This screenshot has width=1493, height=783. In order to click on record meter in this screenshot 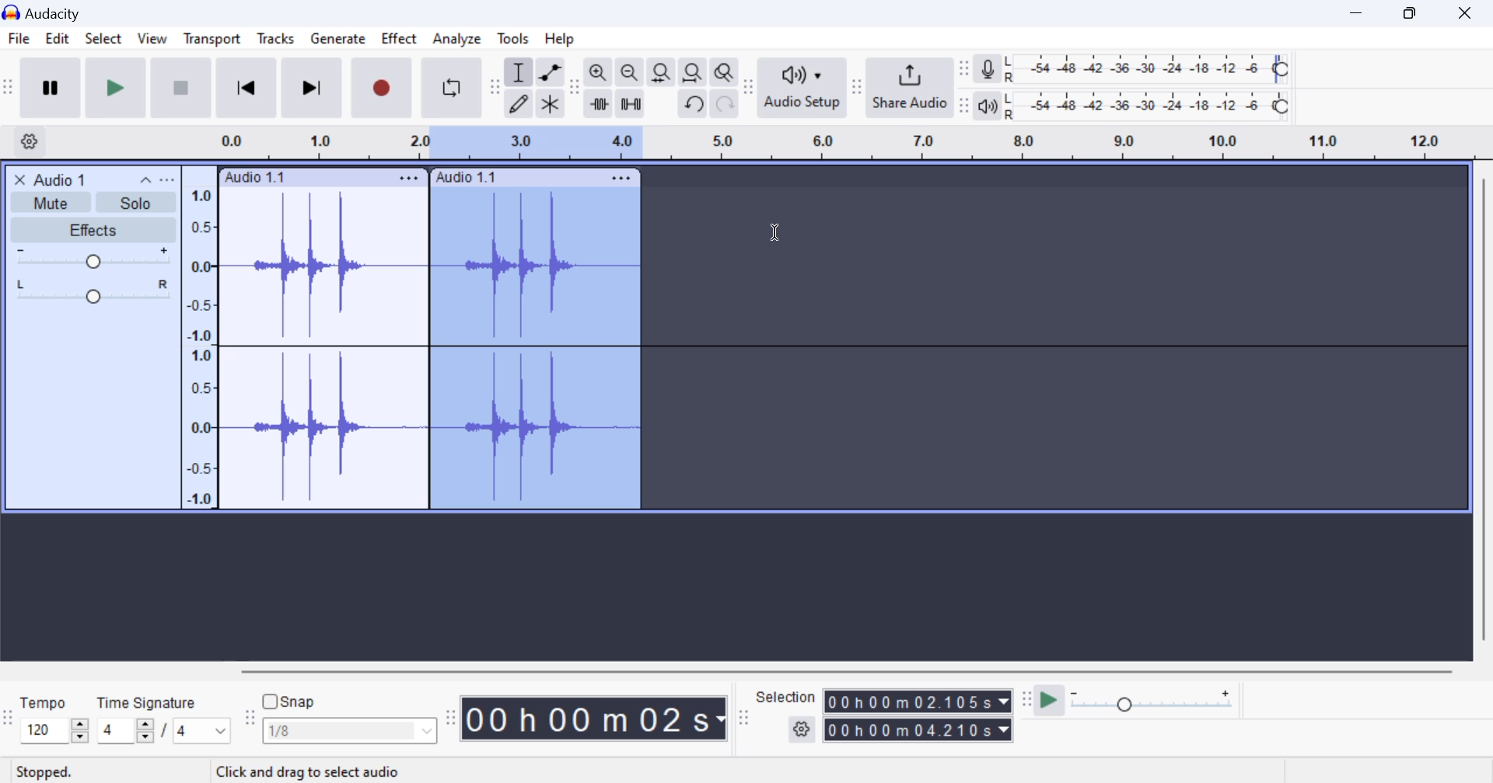, I will do `click(988, 71)`.